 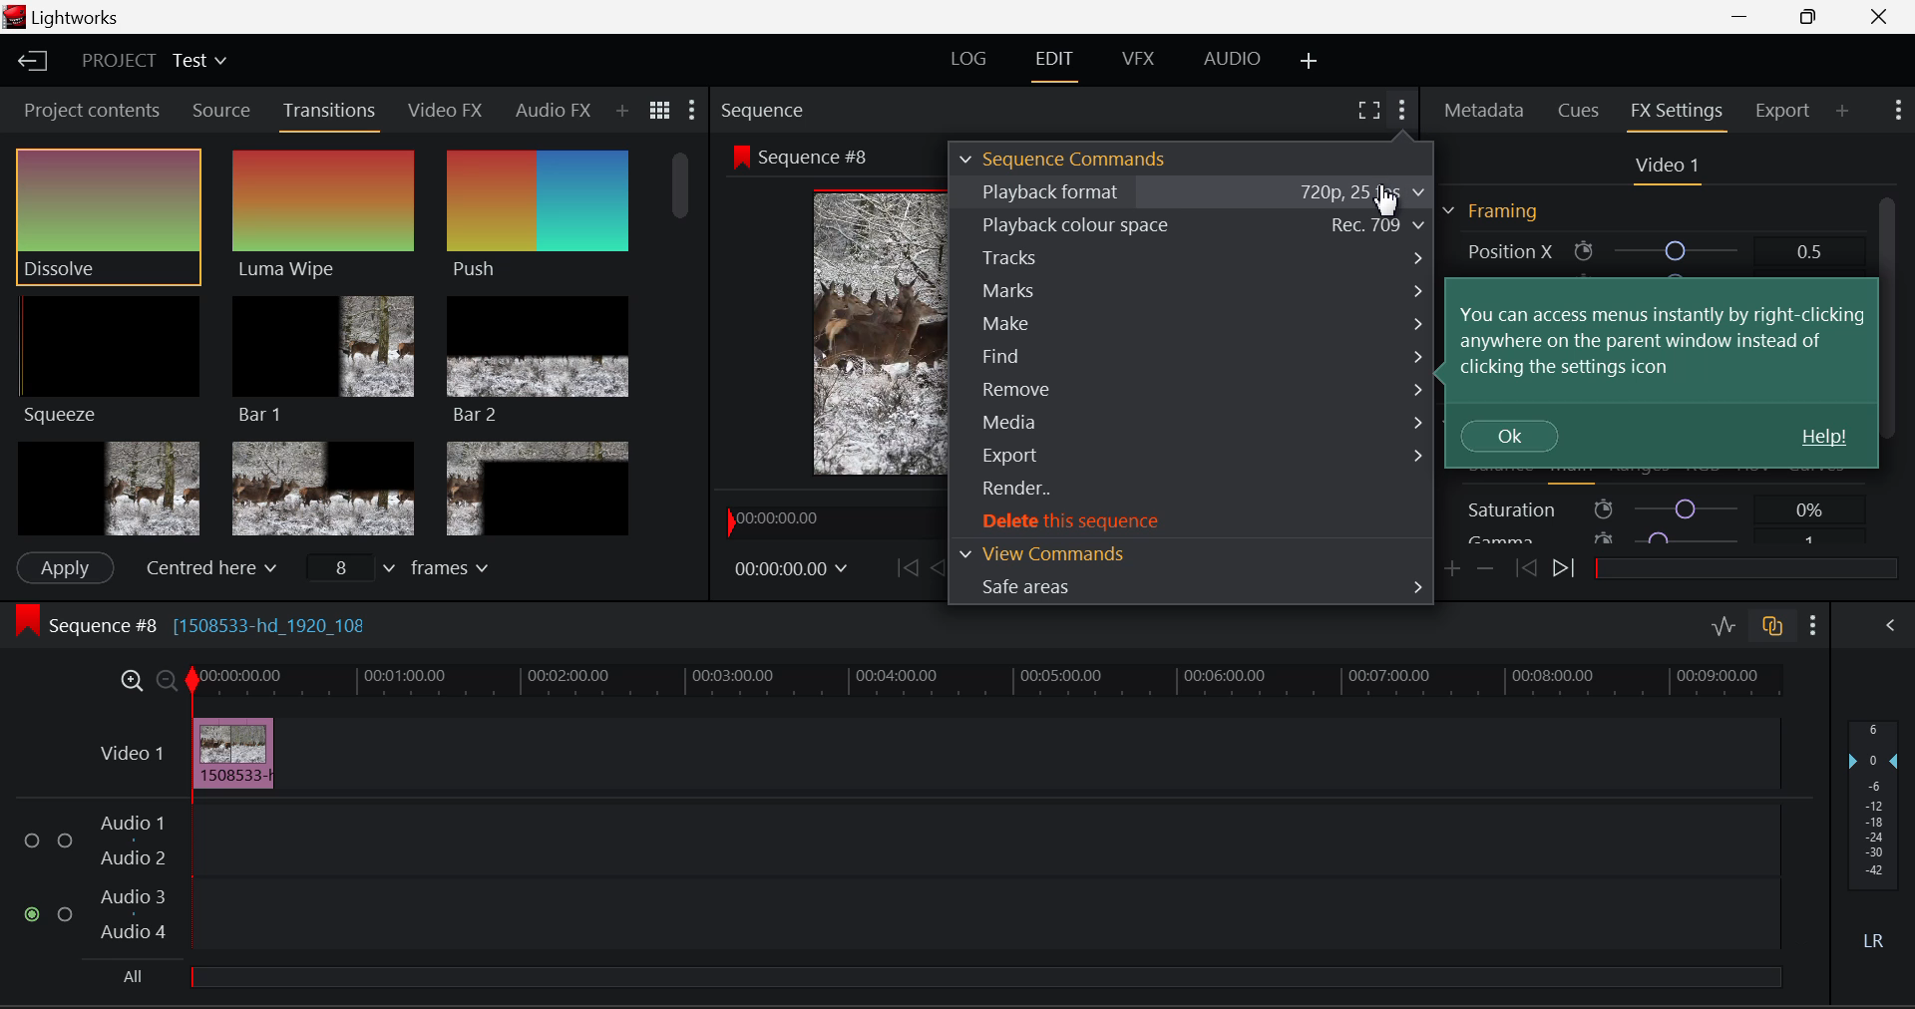 What do you see at coordinates (694, 108) in the screenshot?
I see `Show Settings` at bounding box center [694, 108].